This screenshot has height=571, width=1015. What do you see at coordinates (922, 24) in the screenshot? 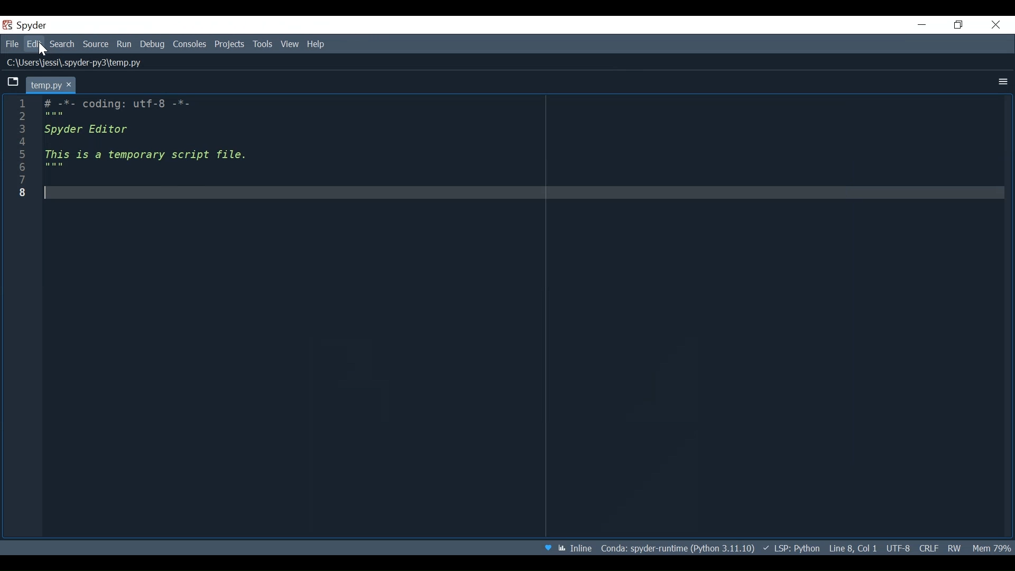
I see `Minimize` at bounding box center [922, 24].